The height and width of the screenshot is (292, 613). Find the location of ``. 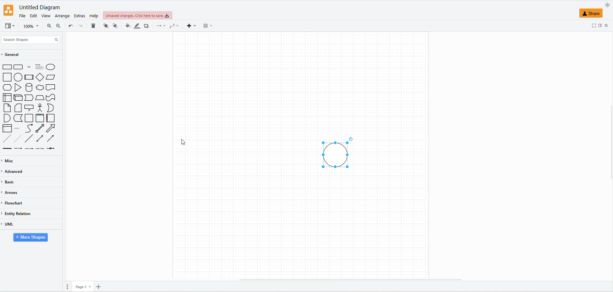

 is located at coordinates (331, 154).